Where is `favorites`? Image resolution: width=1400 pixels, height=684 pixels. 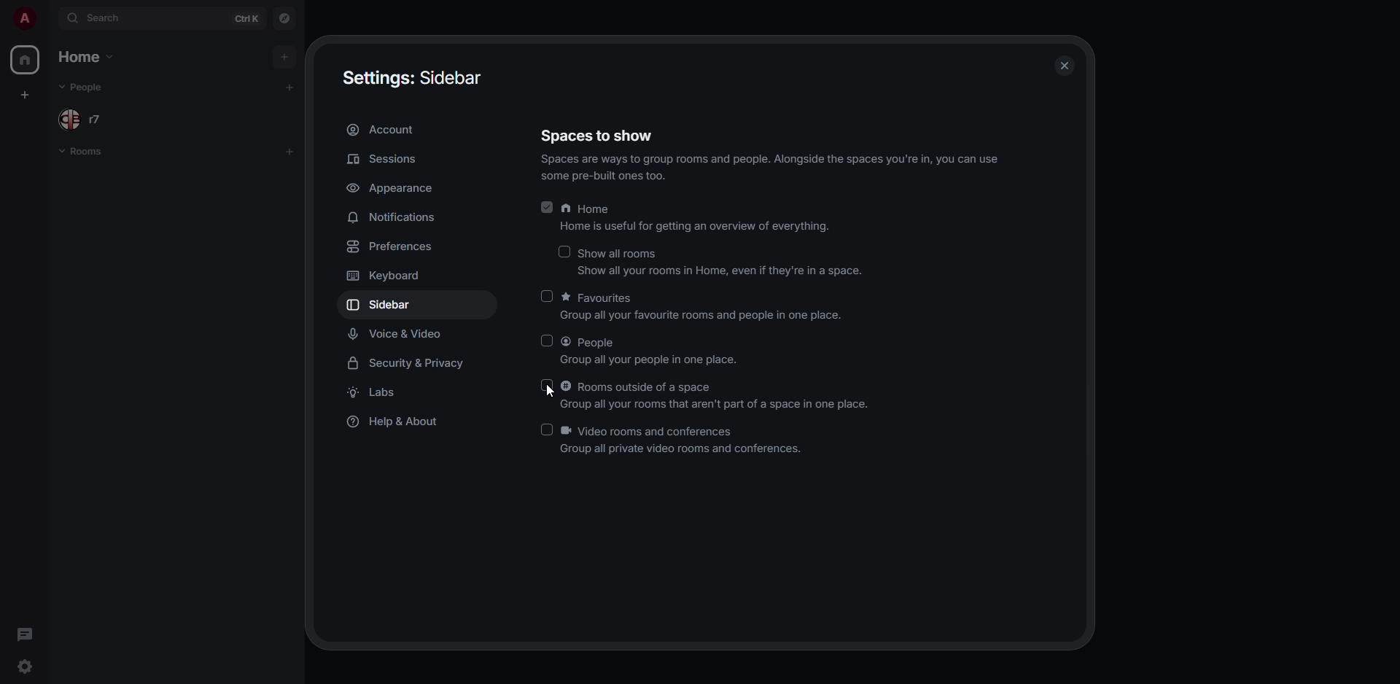
favorites is located at coordinates (705, 308).